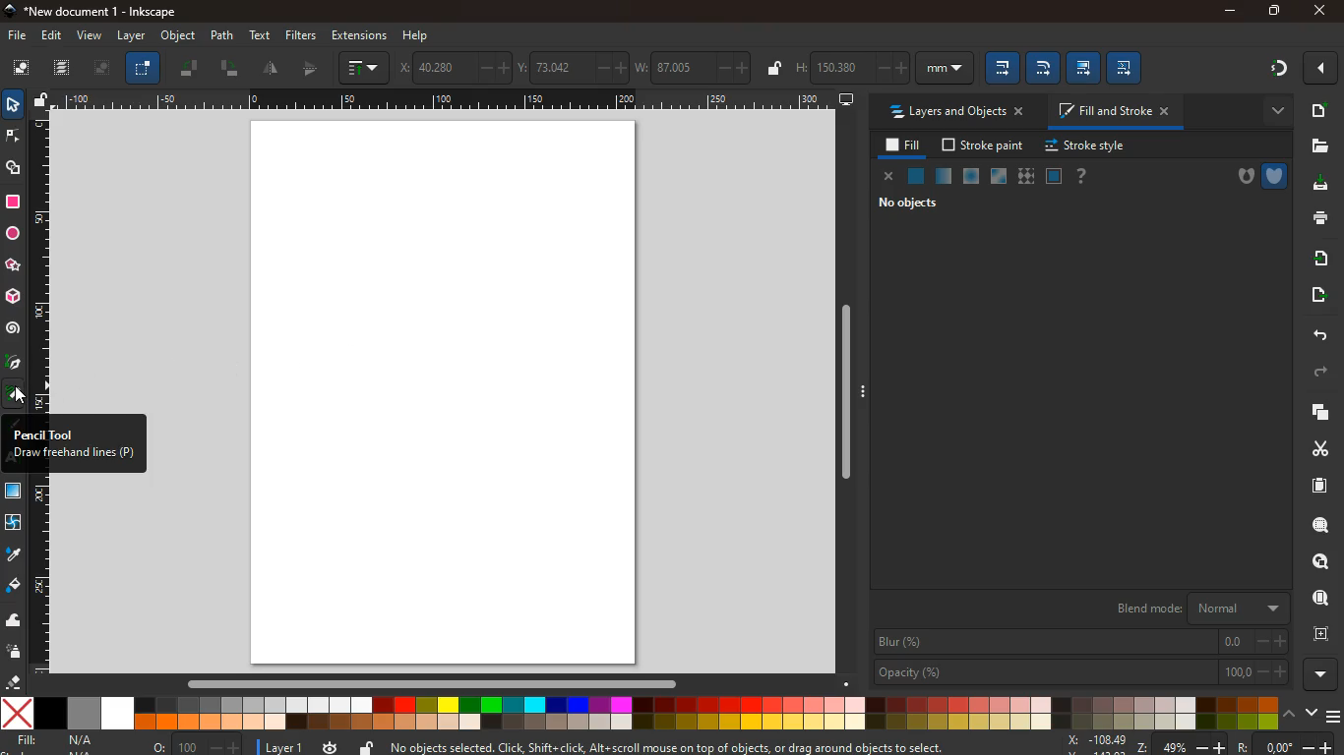 The image size is (1344, 755). I want to click on screen, so click(847, 98).